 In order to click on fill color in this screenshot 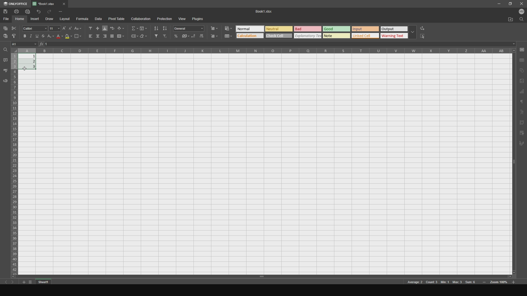, I will do `click(68, 37)`.